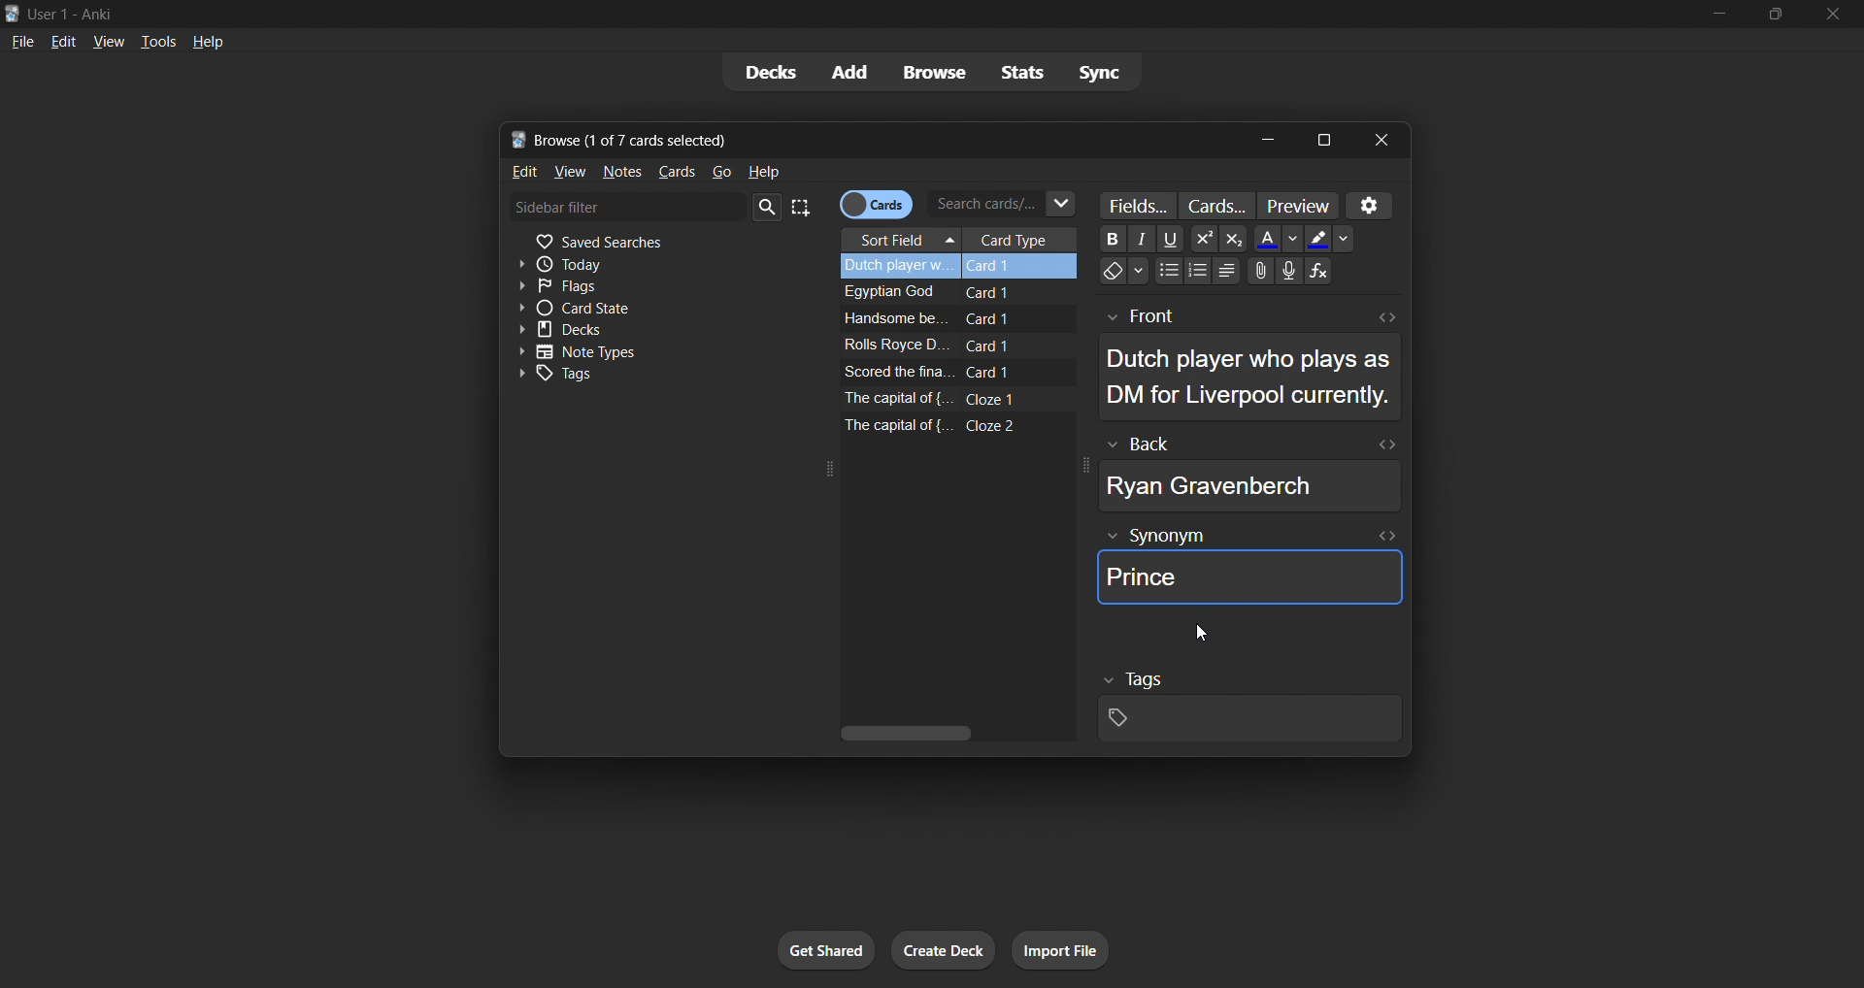 This screenshot has width=1864, height=988. What do you see at coordinates (1370, 207) in the screenshot?
I see `settings` at bounding box center [1370, 207].